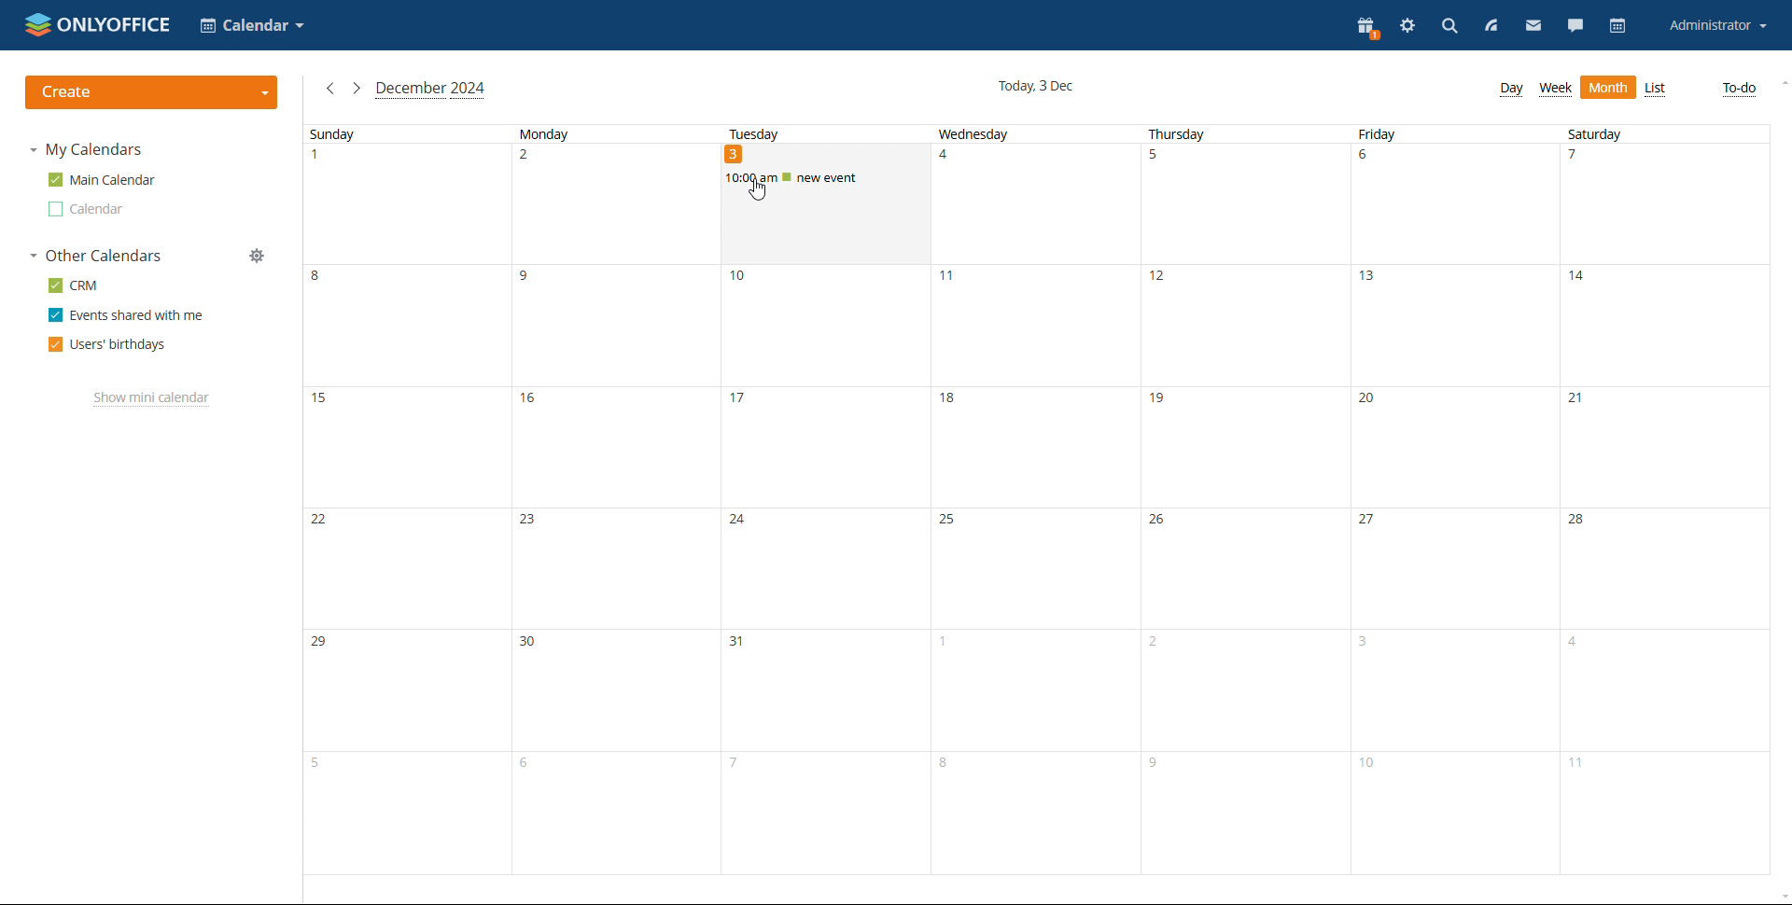 The image size is (1792, 905). What do you see at coordinates (408, 325) in the screenshot?
I see `8` at bounding box center [408, 325].